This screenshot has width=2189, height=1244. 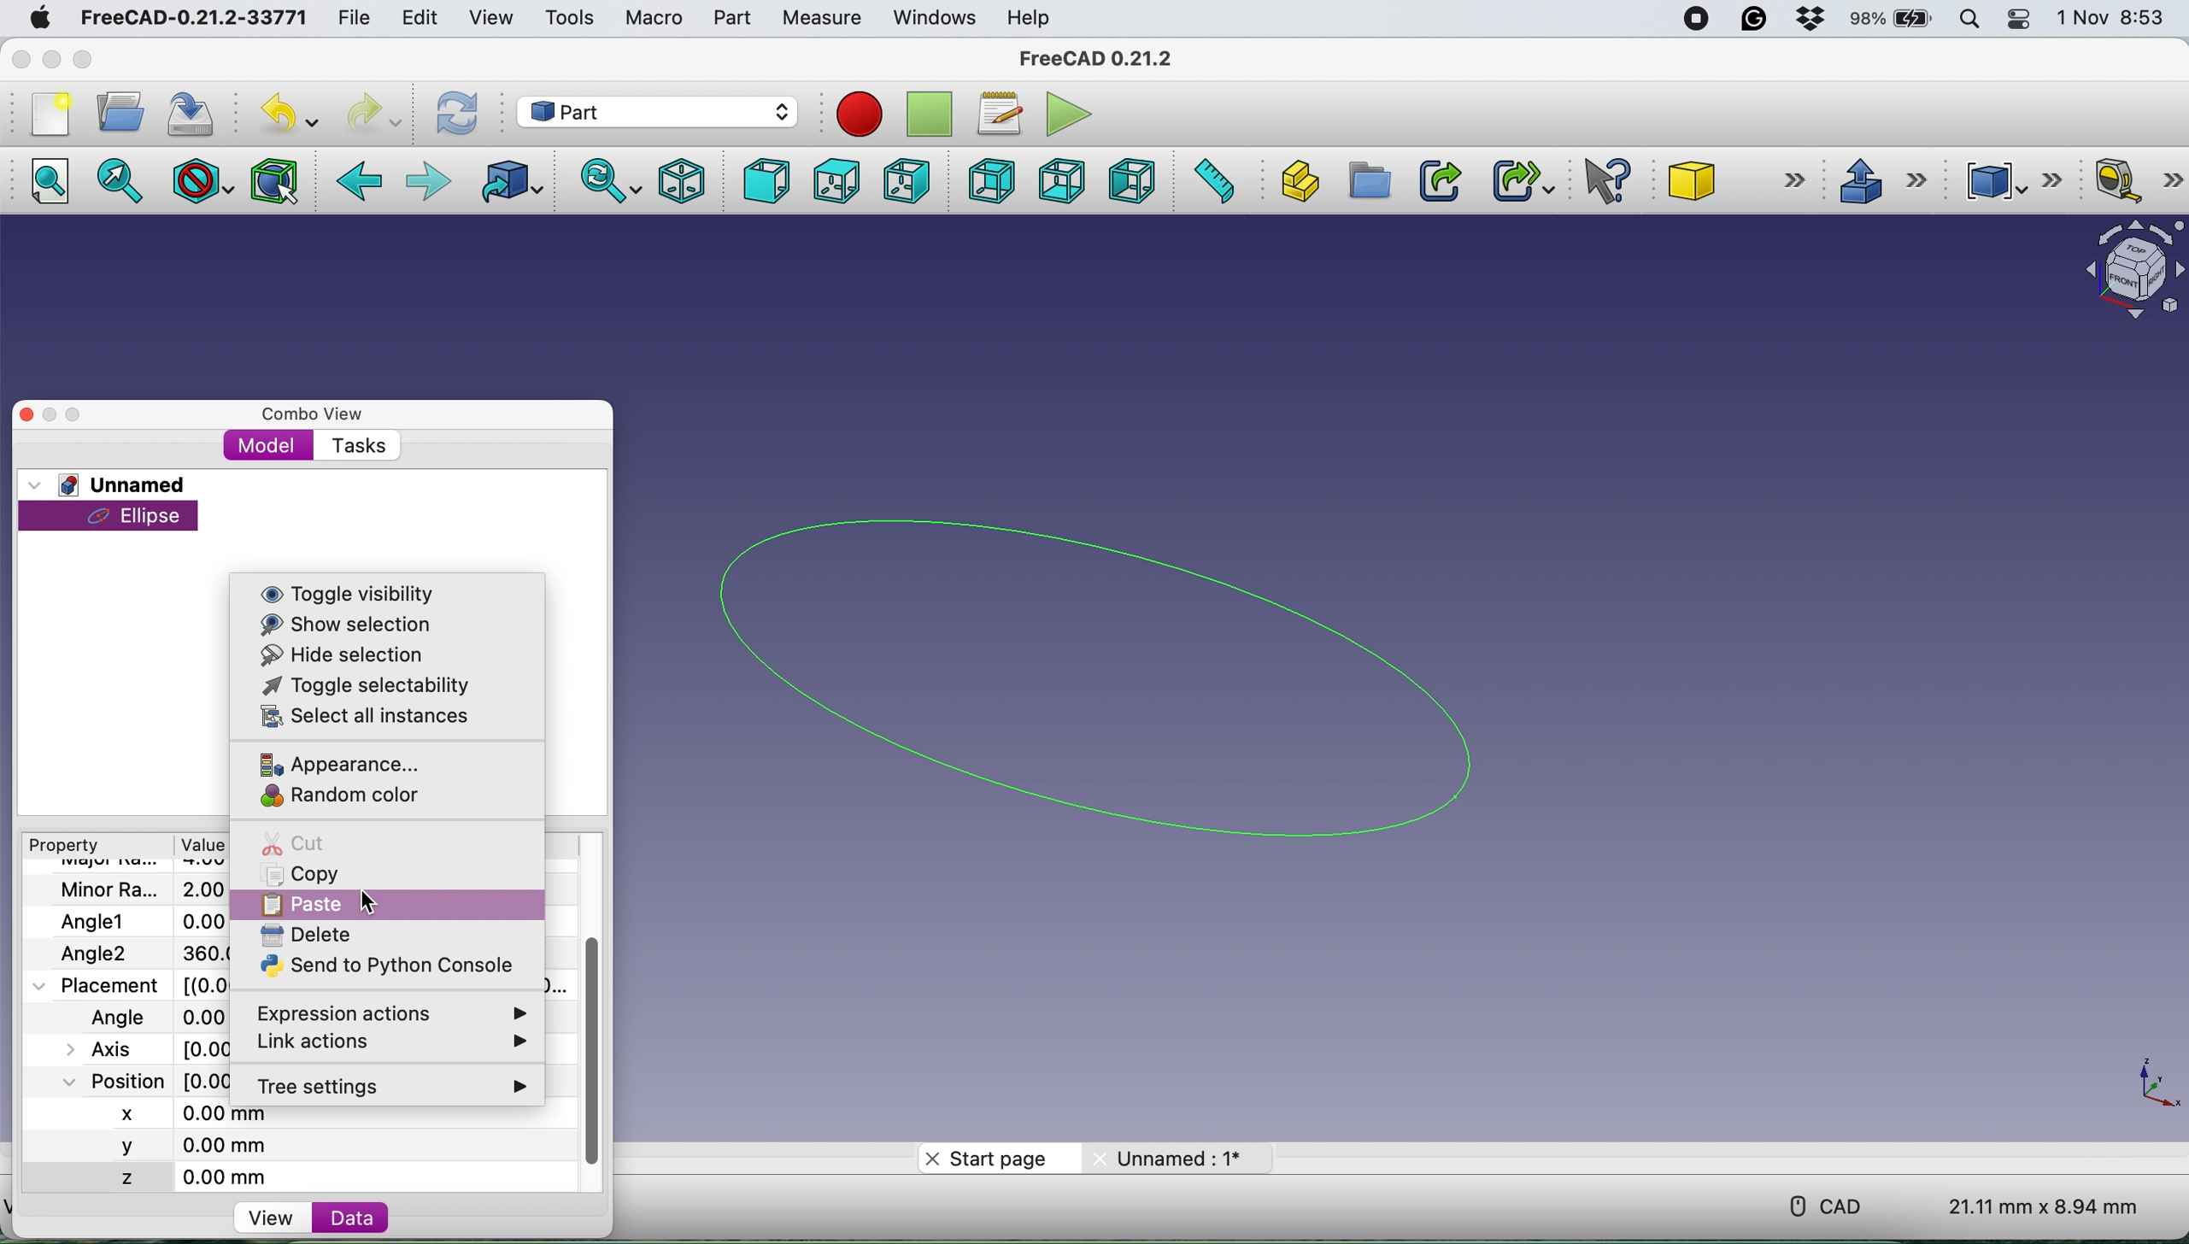 What do you see at coordinates (934, 113) in the screenshot?
I see `stop recording macros` at bounding box center [934, 113].